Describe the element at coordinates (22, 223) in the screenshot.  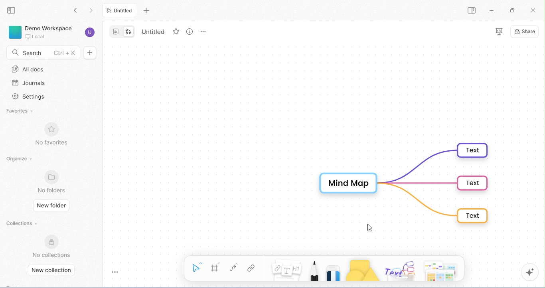
I see `collections` at that location.